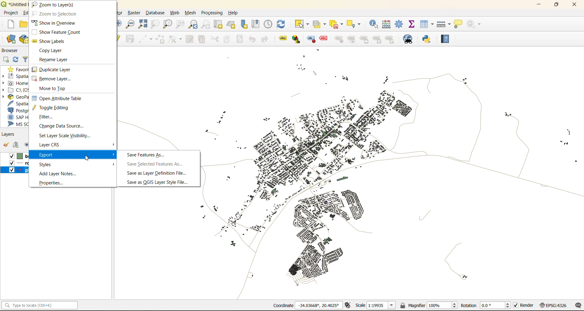 This screenshot has width=584, height=311. What do you see at coordinates (391, 39) in the screenshot?
I see `change label properties` at bounding box center [391, 39].